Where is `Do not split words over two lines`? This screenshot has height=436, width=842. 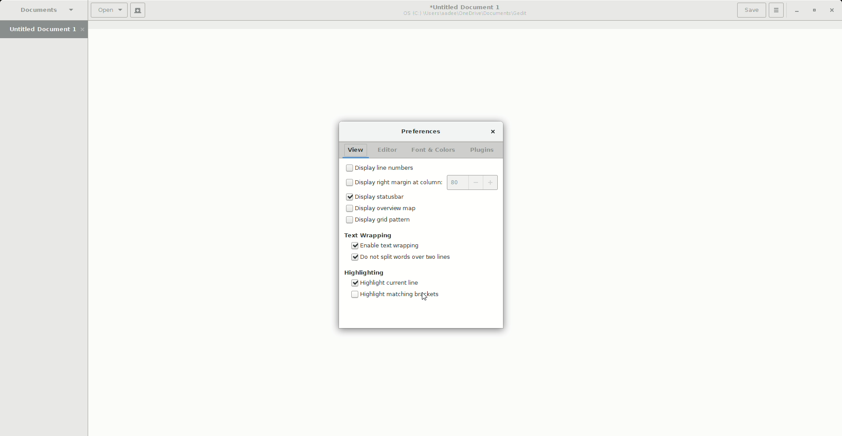 Do not split words over two lines is located at coordinates (402, 259).